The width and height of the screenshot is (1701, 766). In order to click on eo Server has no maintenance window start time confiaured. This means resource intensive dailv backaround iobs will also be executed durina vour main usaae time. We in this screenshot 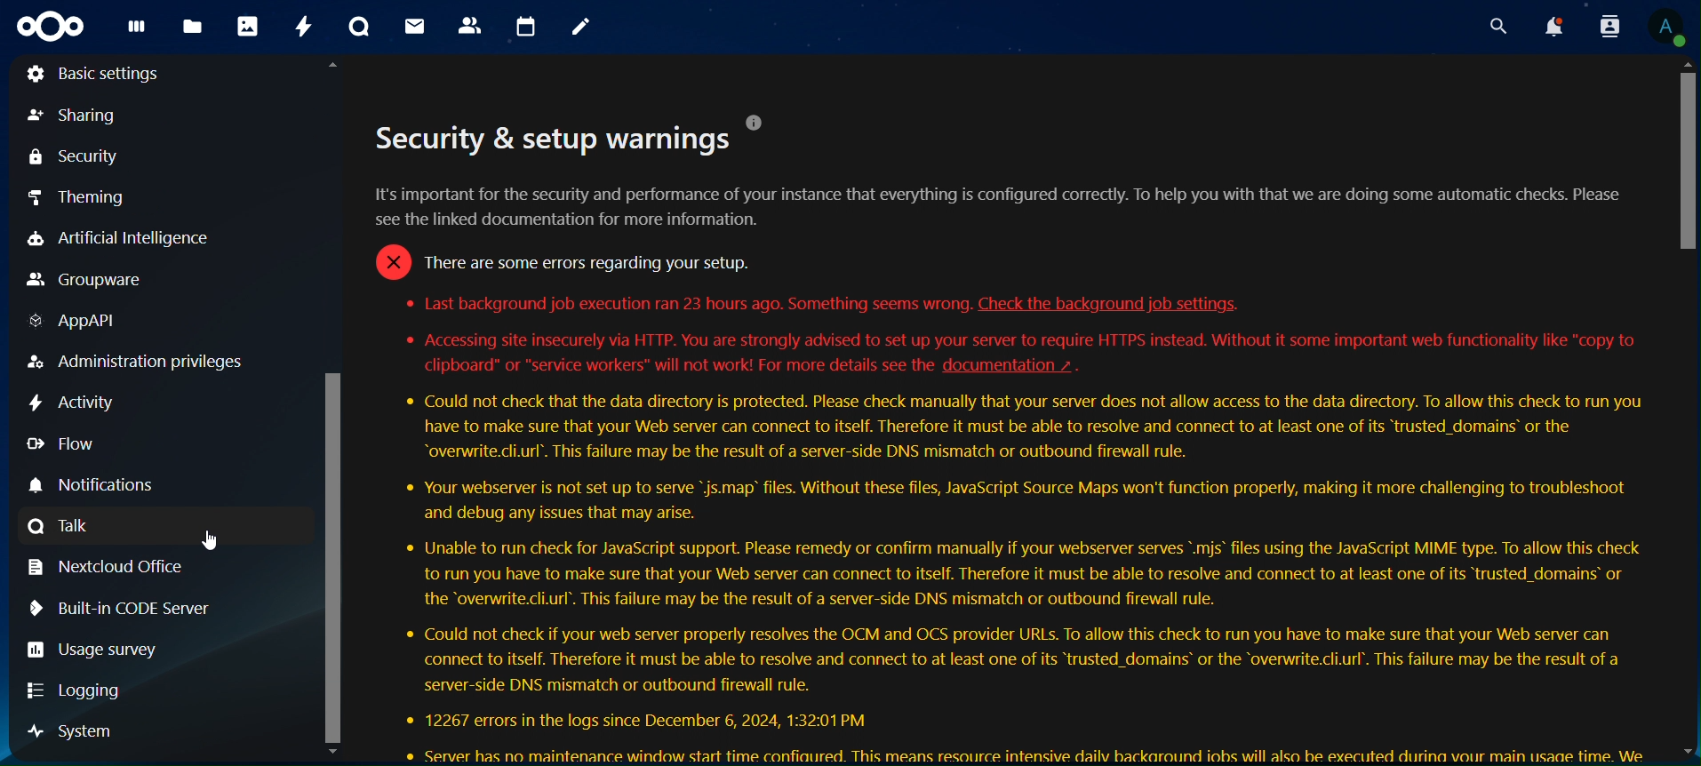, I will do `click(1026, 753)`.